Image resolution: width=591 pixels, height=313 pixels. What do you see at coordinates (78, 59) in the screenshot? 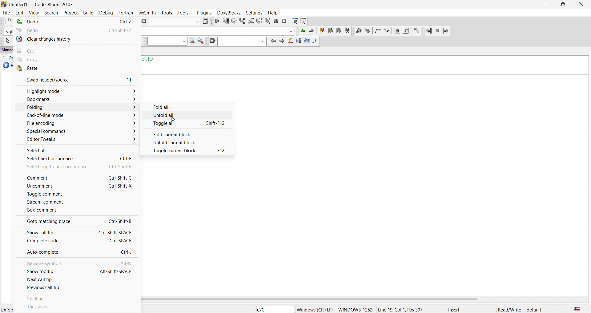
I see `copy` at bounding box center [78, 59].